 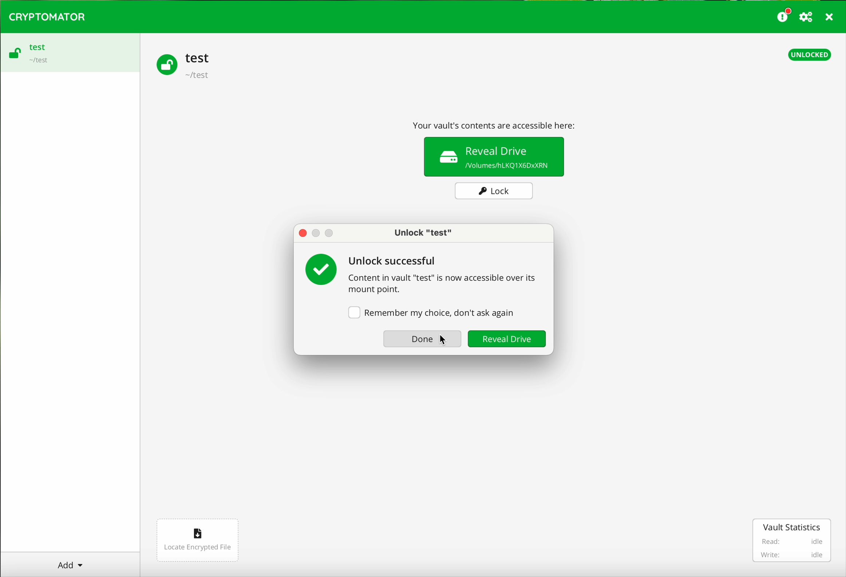 What do you see at coordinates (319, 233) in the screenshot?
I see `control buttons` at bounding box center [319, 233].